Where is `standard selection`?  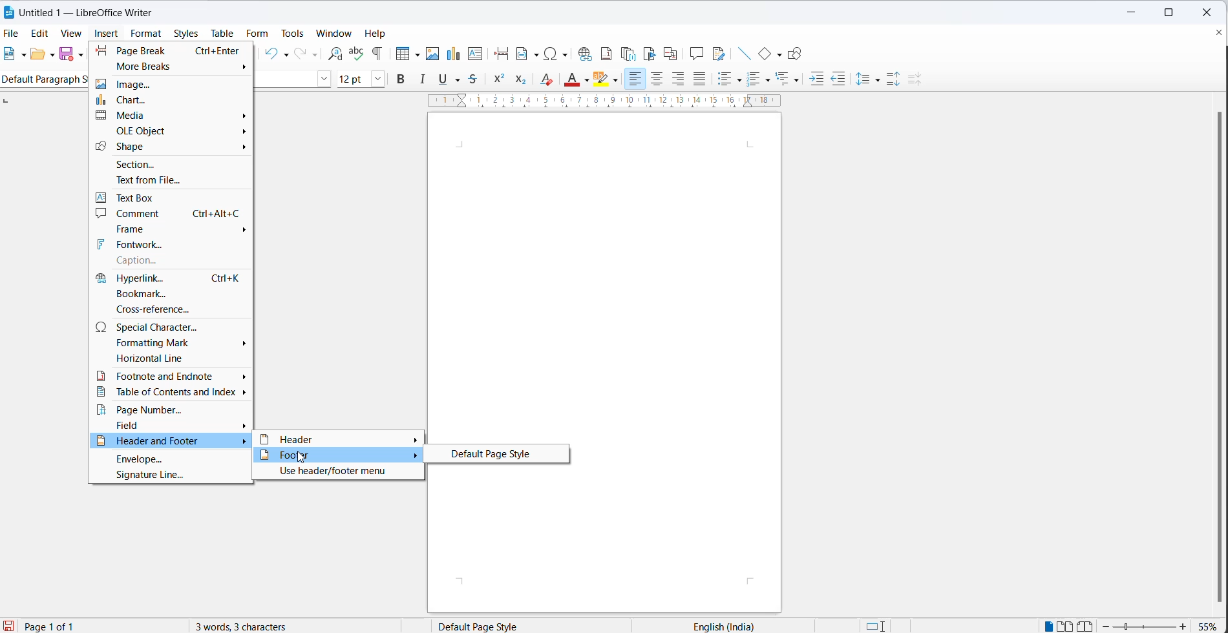
standard selection is located at coordinates (878, 626).